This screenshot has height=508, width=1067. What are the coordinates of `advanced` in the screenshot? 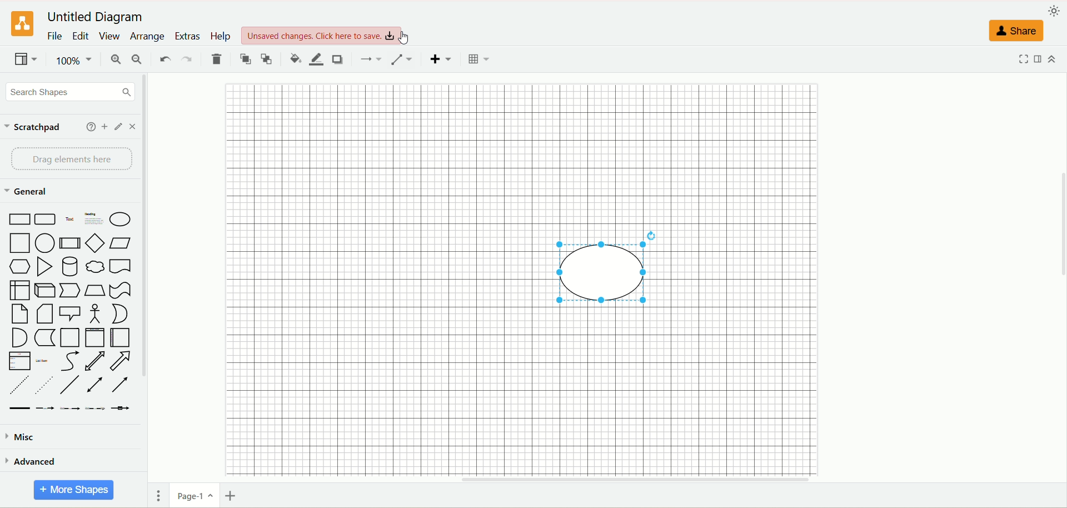 It's located at (42, 462).